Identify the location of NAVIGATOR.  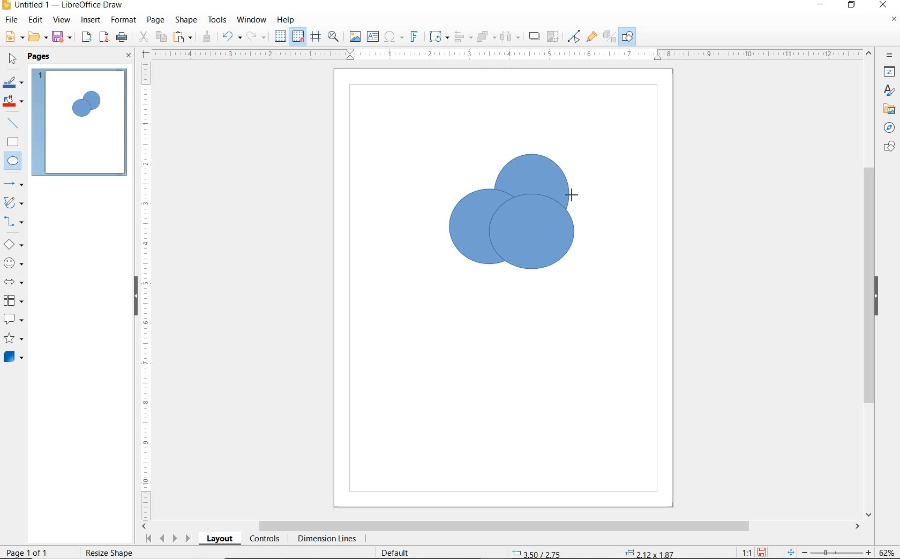
(886, 128).